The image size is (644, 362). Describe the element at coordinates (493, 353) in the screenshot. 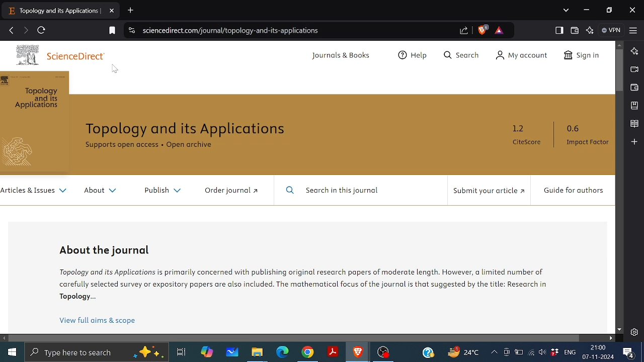

I see `` at that location.